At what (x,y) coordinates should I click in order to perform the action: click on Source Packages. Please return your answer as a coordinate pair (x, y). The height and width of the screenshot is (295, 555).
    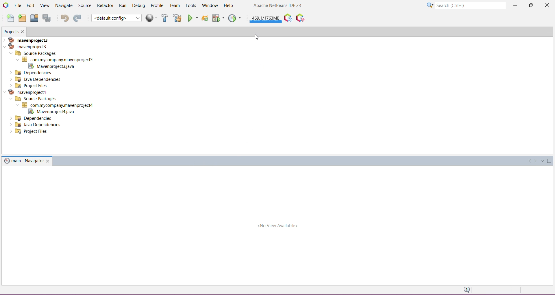
    Looking at the image, I should click on (32, 99).